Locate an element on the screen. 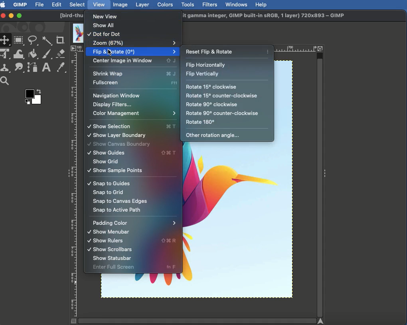  Rotate 15 clockwise is located at coordinates (212, 87).